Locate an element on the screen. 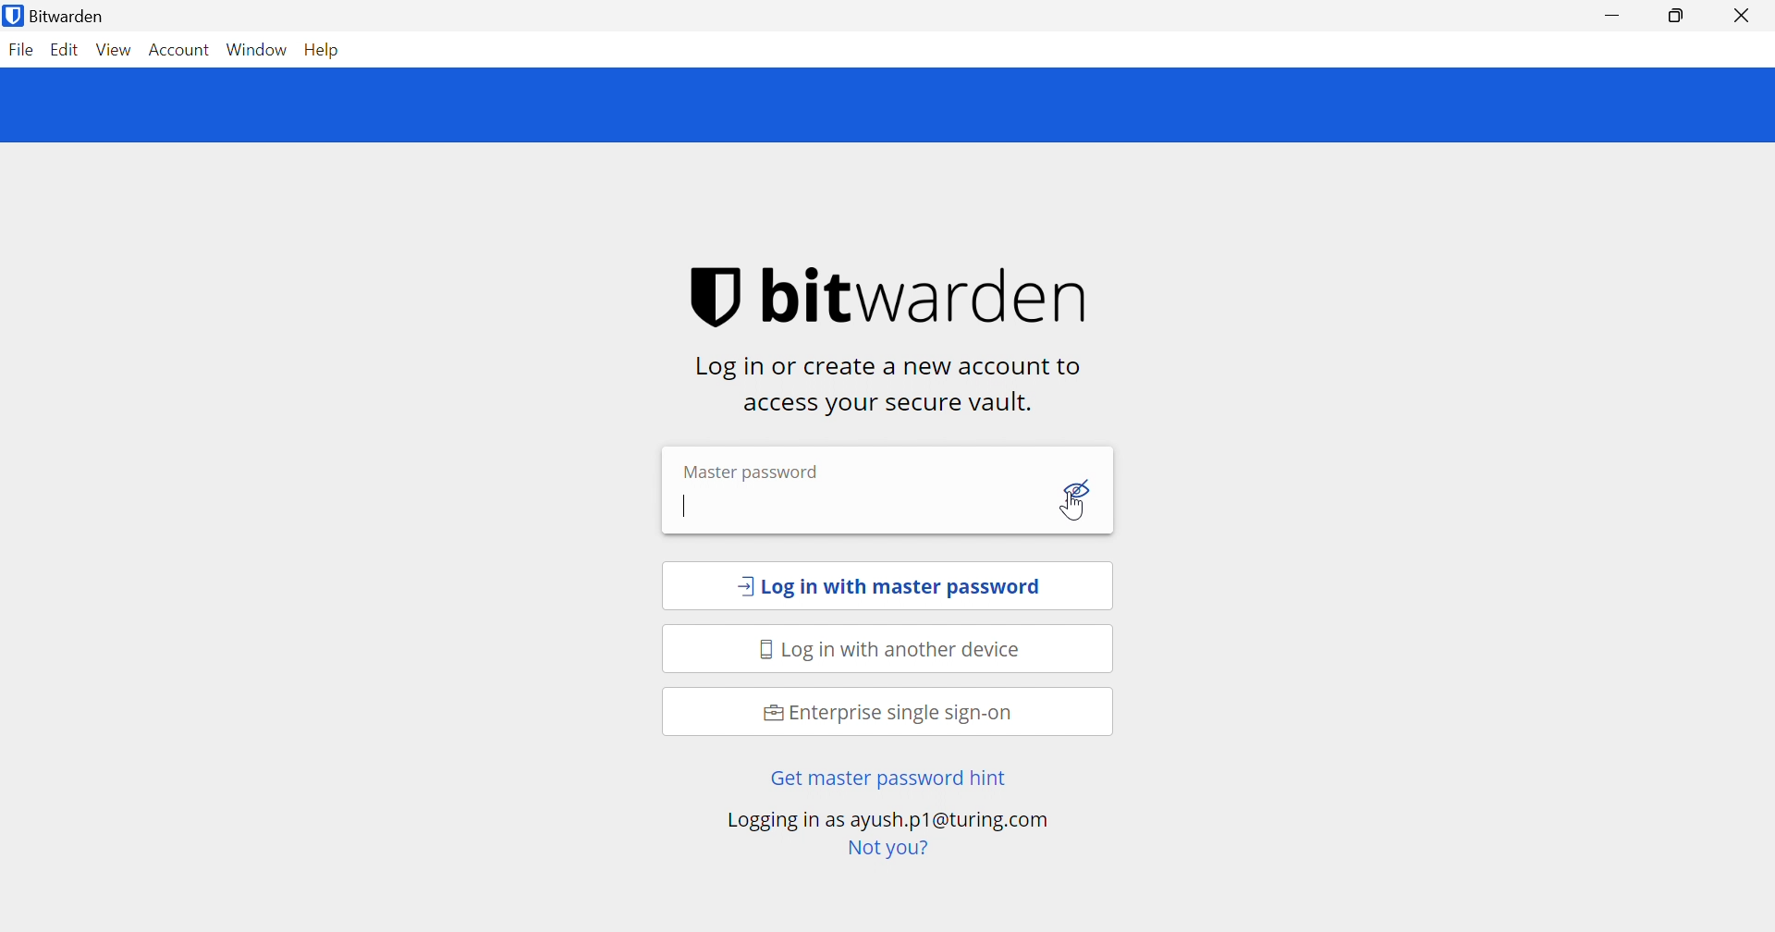  password input box is located at coordinates (850, 508).